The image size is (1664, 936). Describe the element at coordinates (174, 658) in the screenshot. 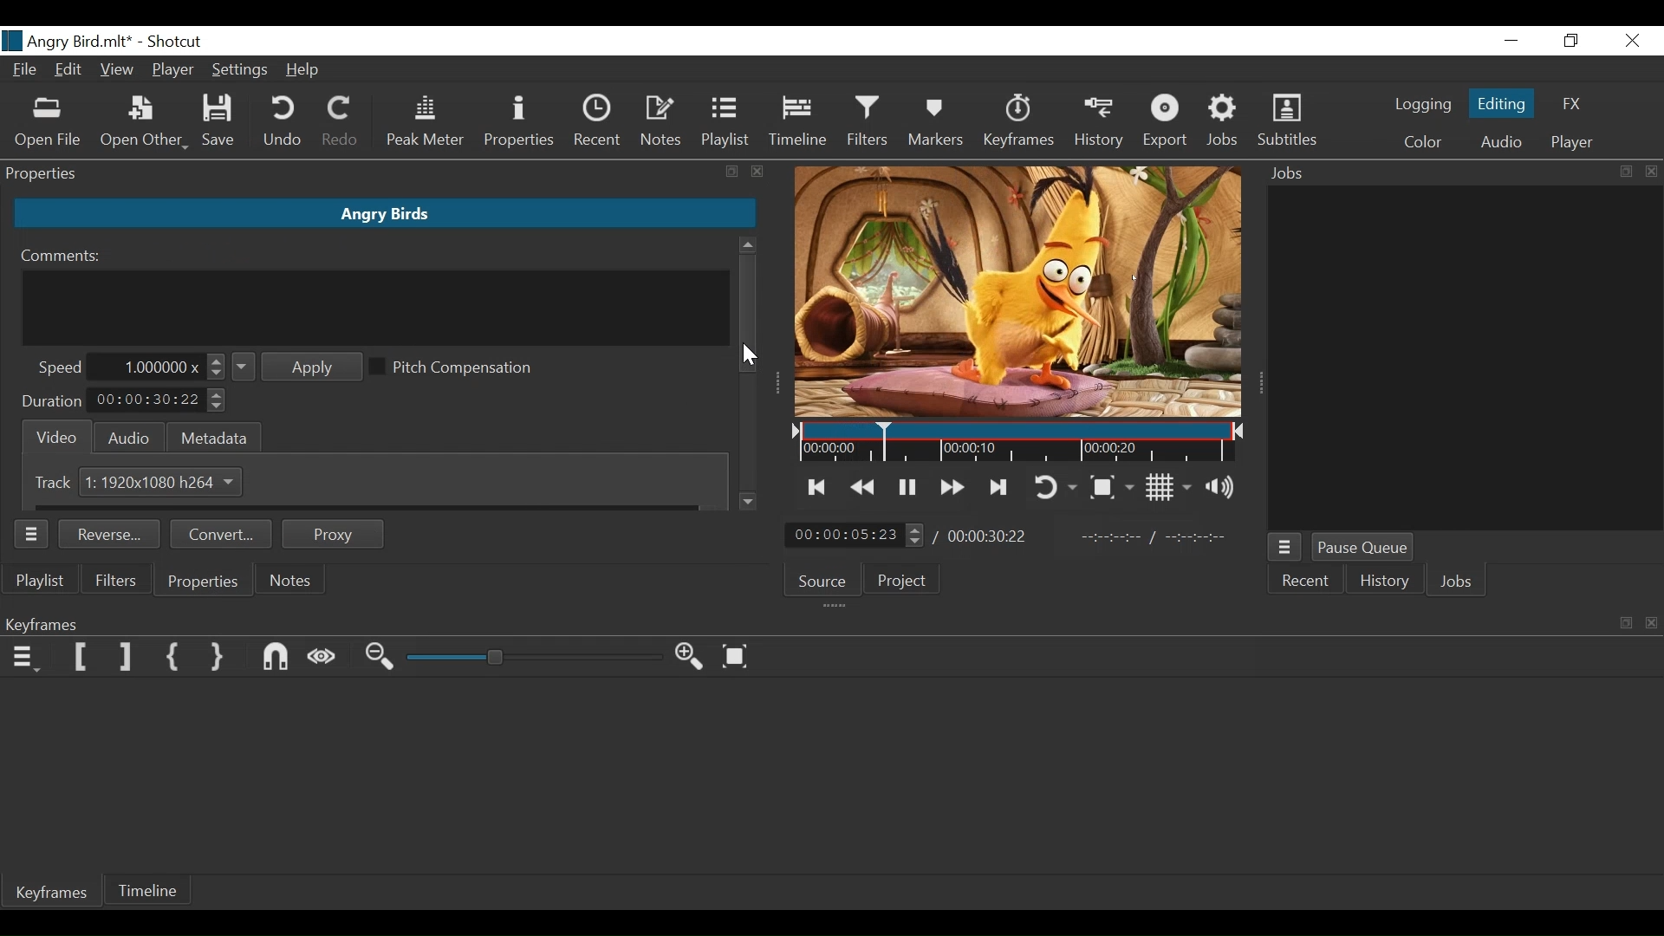

I see `Set First Simple keyframe` at that location.